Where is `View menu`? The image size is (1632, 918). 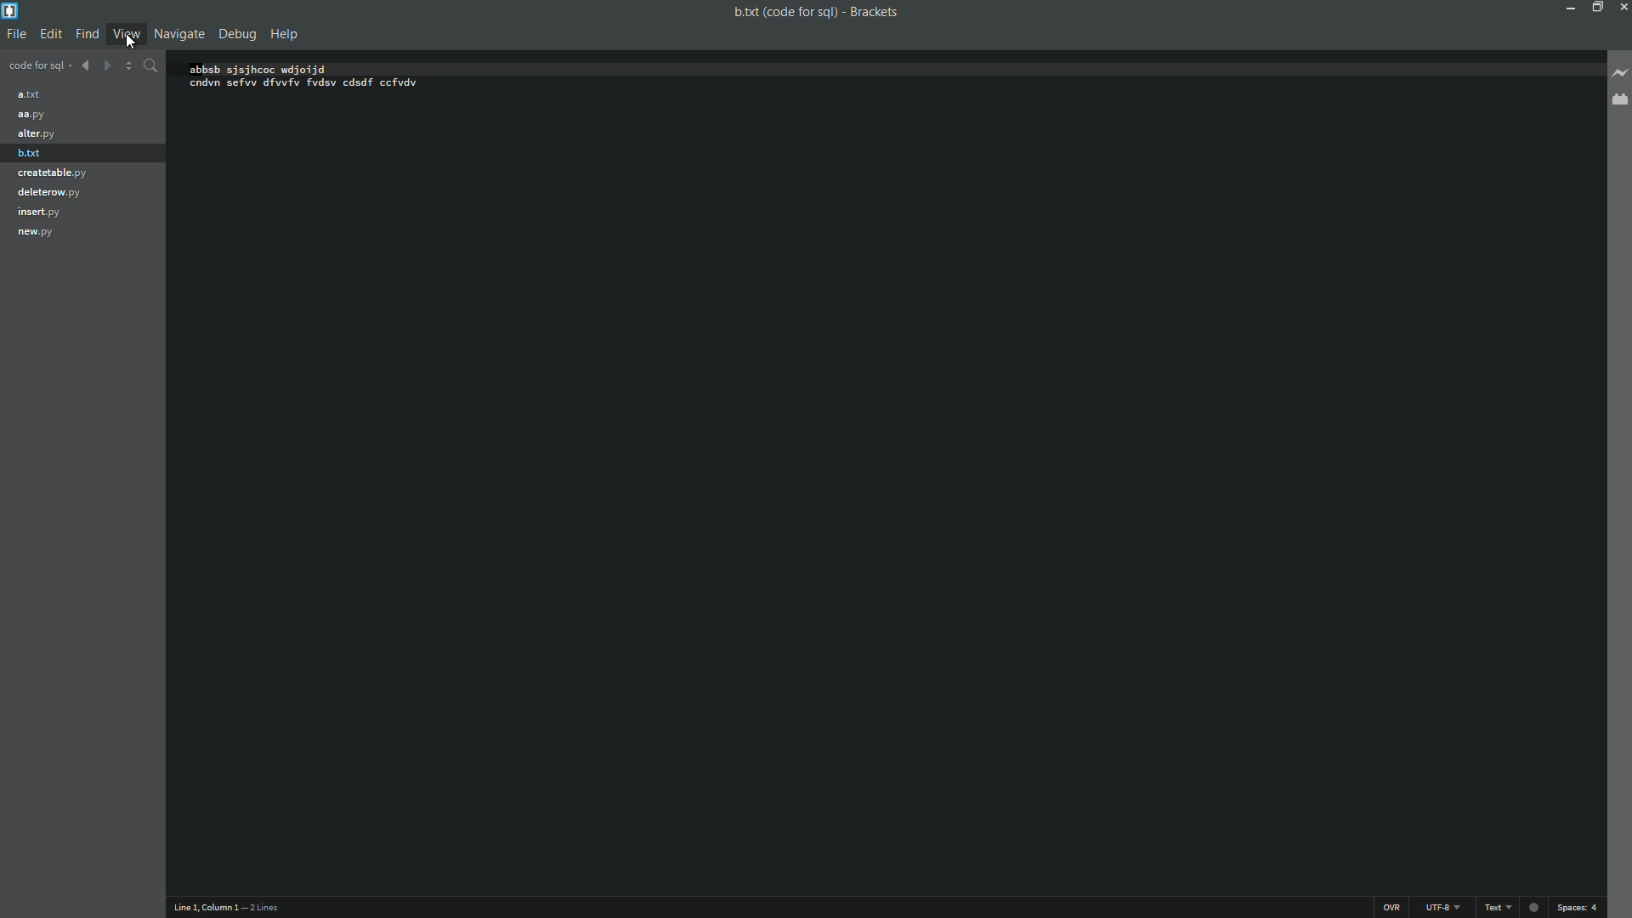 View menu is located at coordinates (127, 33).